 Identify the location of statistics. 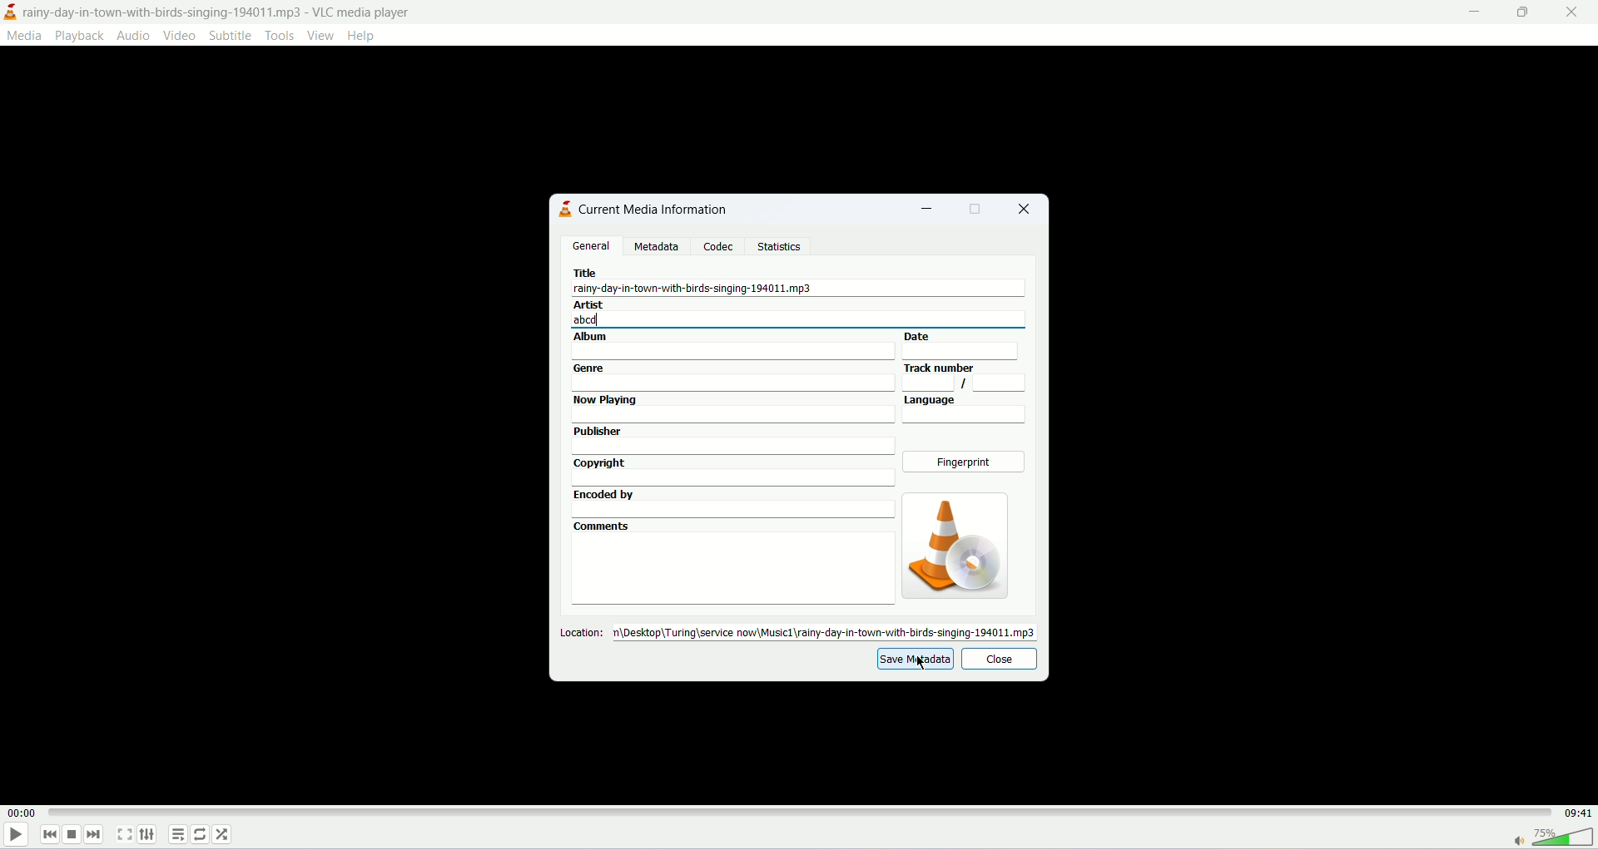
(780, 245).